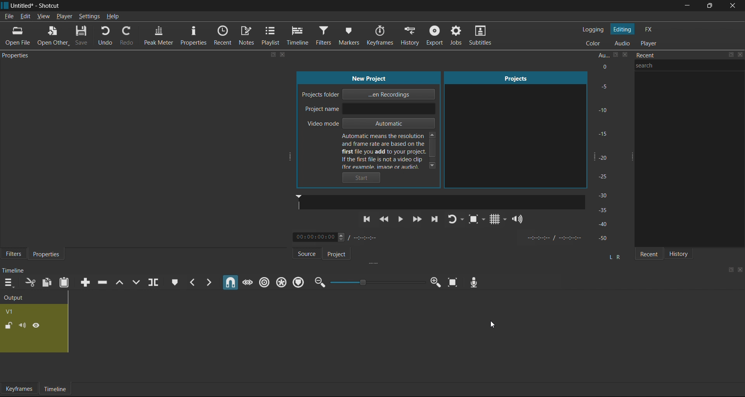 The width and height of the screenshot is (745, 397). What do you see at coordinates (272, 36) in the screenshot?
I see `Playlist` at bounding box center [272, 36].